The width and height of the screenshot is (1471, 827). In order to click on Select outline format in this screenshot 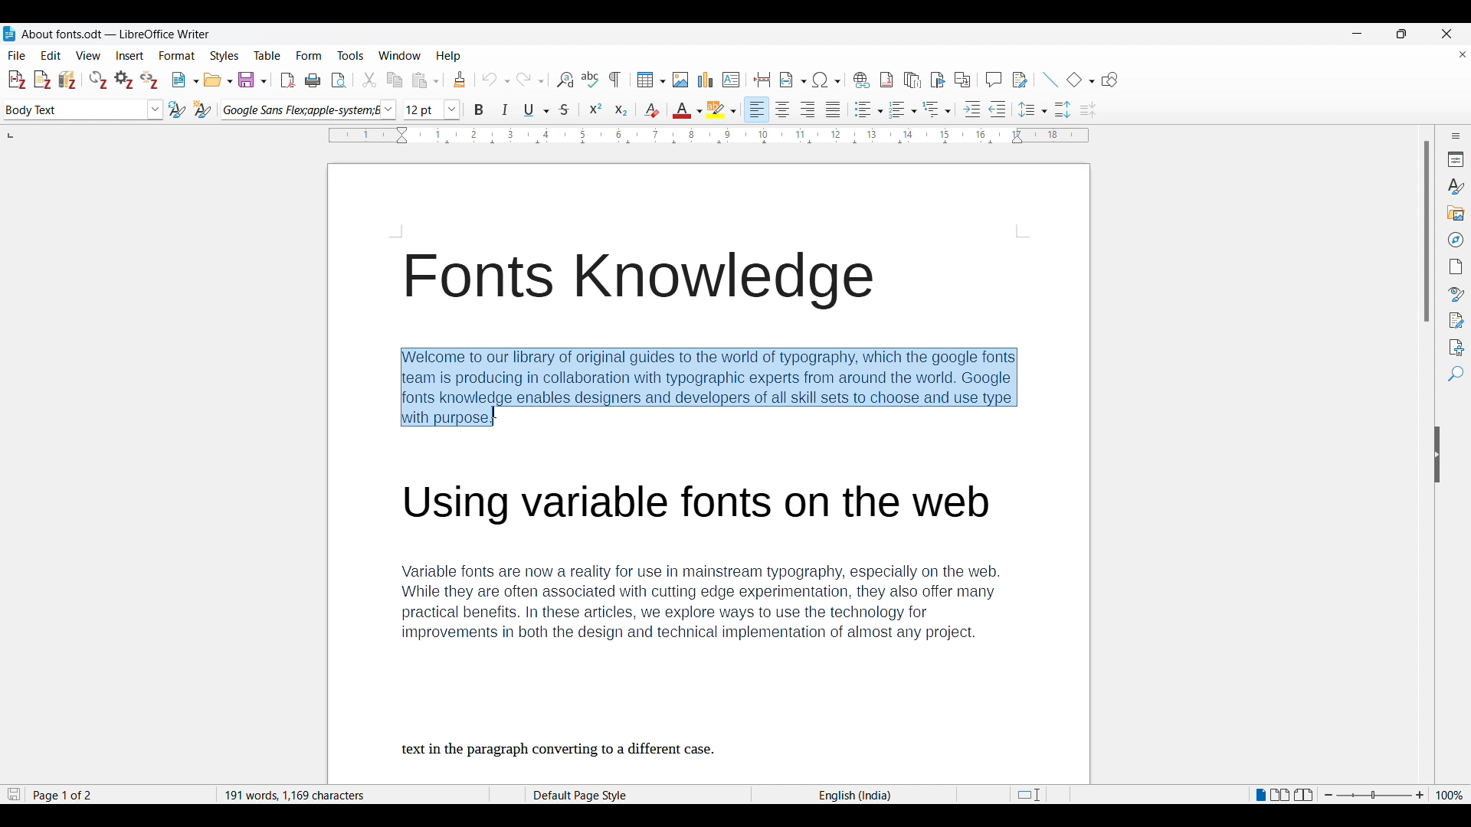, I will do `click(937, 110)`.